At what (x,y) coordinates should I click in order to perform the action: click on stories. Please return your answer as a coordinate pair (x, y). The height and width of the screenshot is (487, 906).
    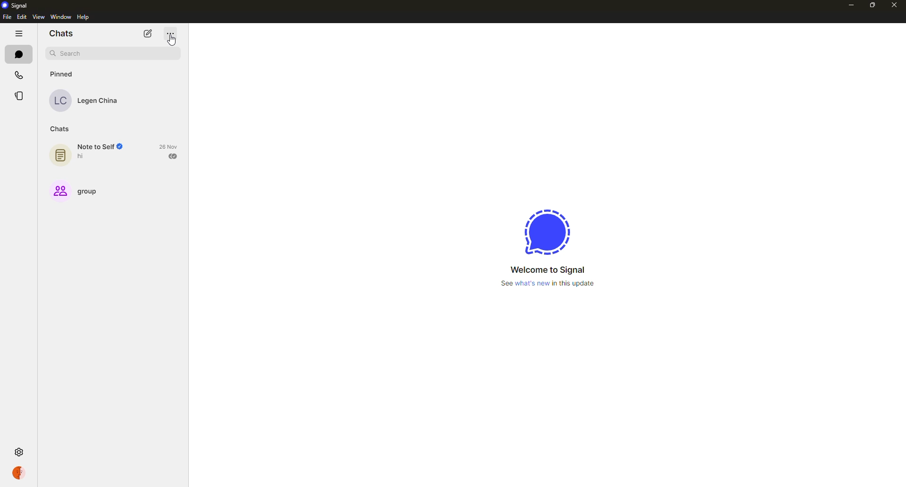
    Looking at the image, I should click on (17, 97).